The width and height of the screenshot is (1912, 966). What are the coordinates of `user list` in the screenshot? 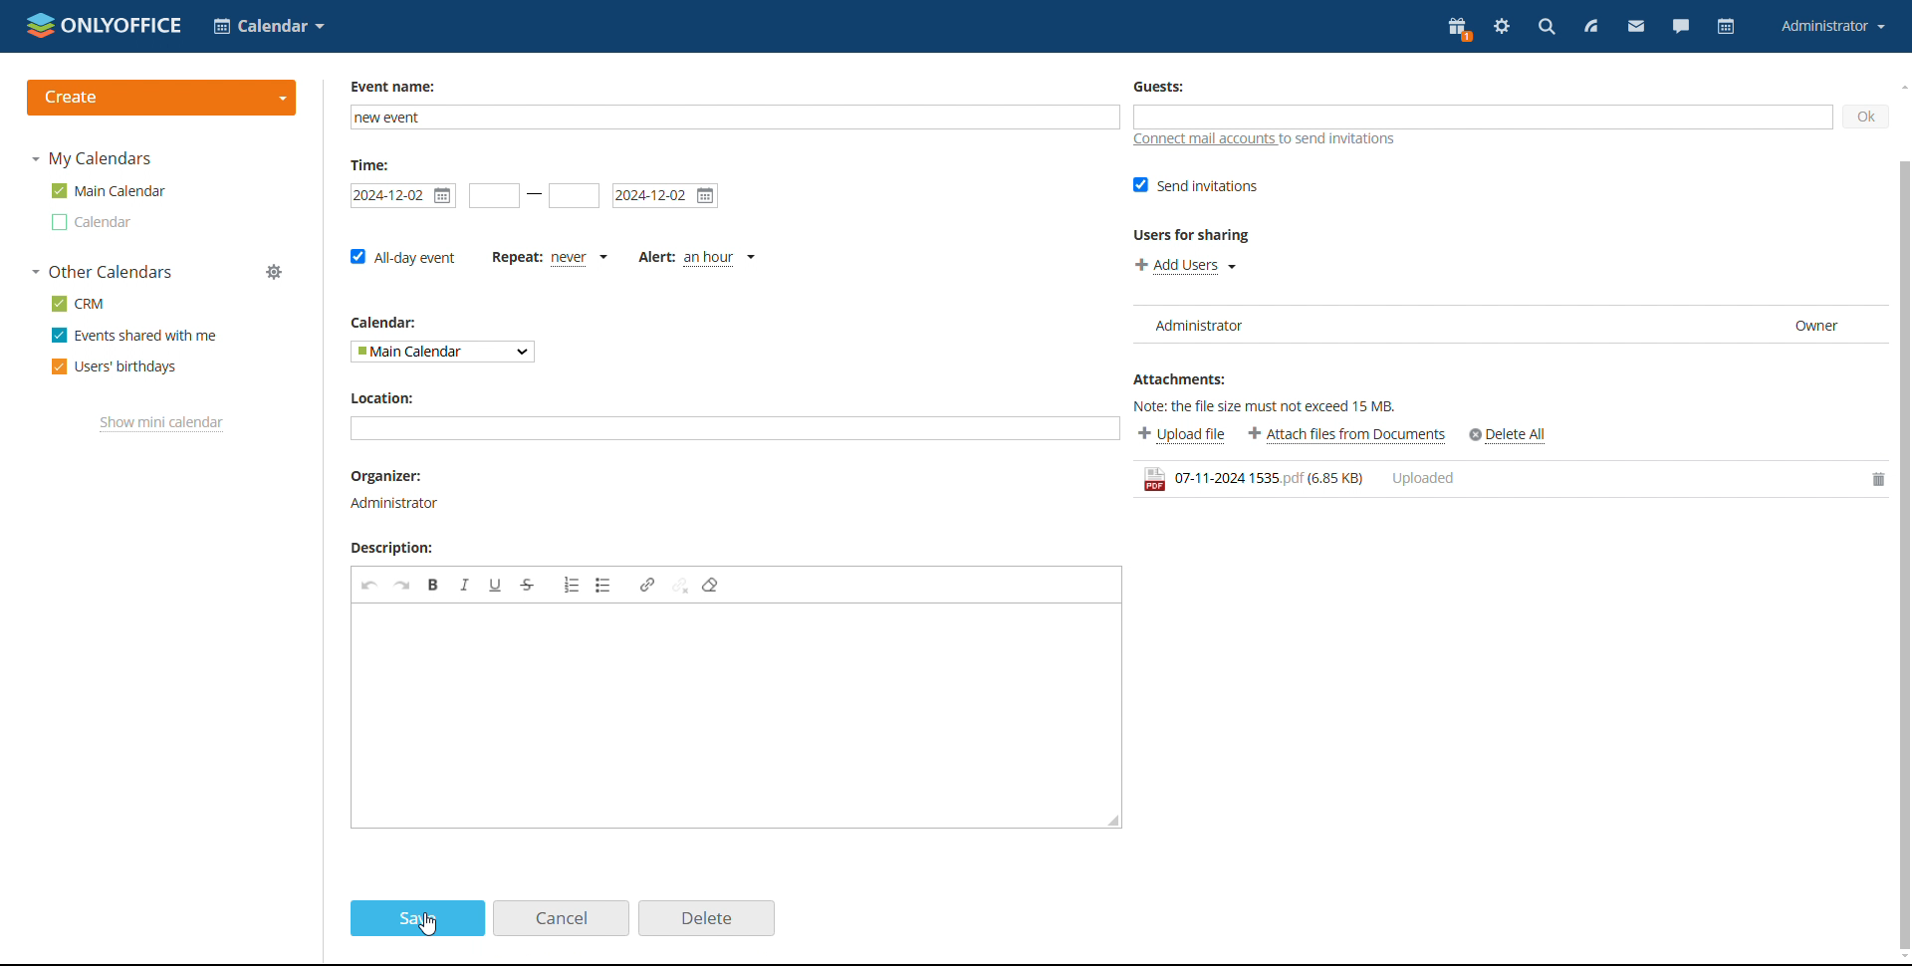 It's located at (1502, 325).